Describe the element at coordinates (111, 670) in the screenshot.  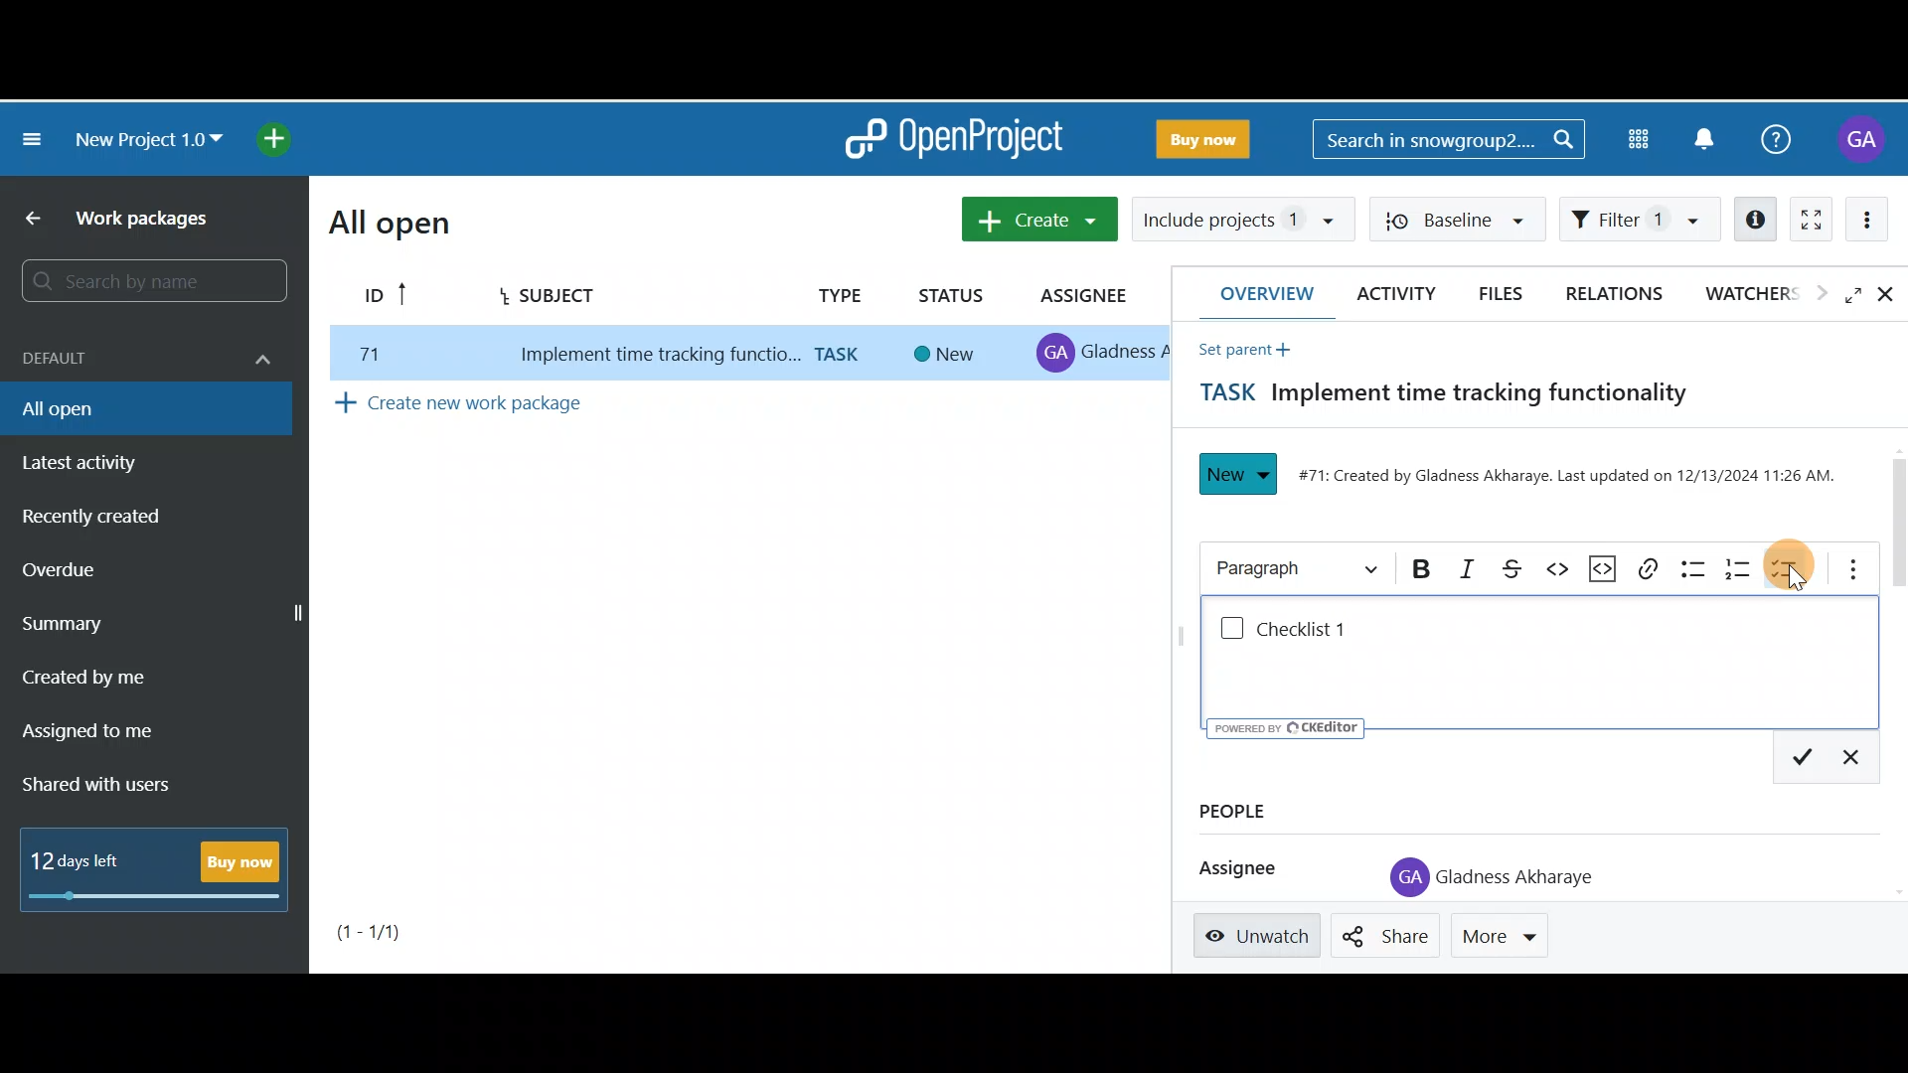
I see `Created by me` at that location.